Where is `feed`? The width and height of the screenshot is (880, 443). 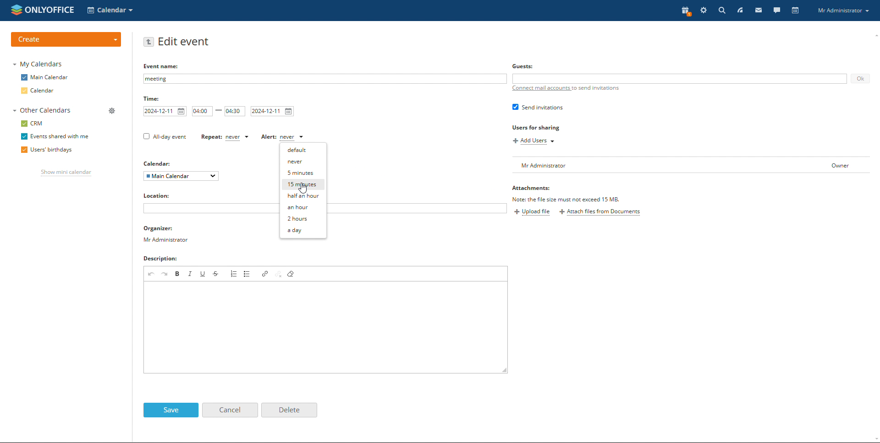 feed is located at coordinates (741, 10).